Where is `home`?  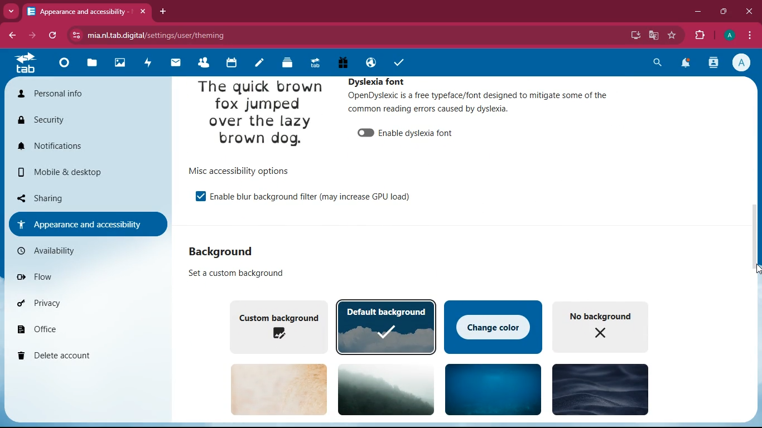
home is located at coordinates (62, 66).